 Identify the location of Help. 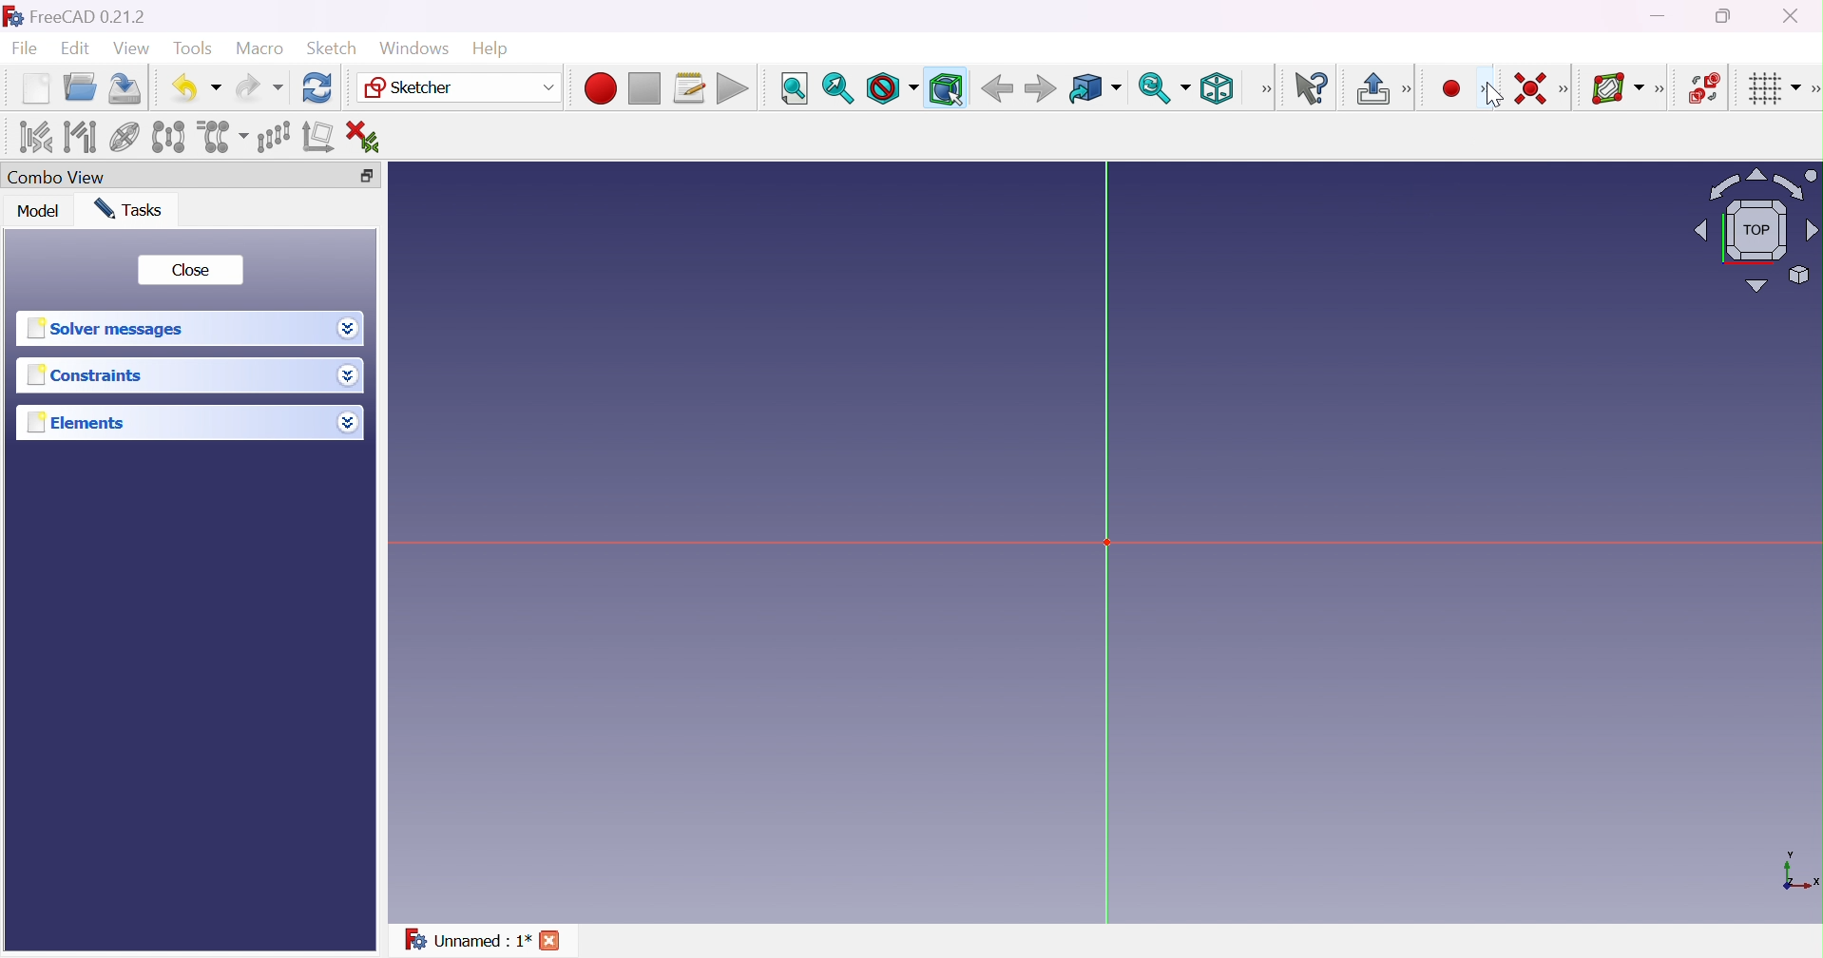
(489, 47).